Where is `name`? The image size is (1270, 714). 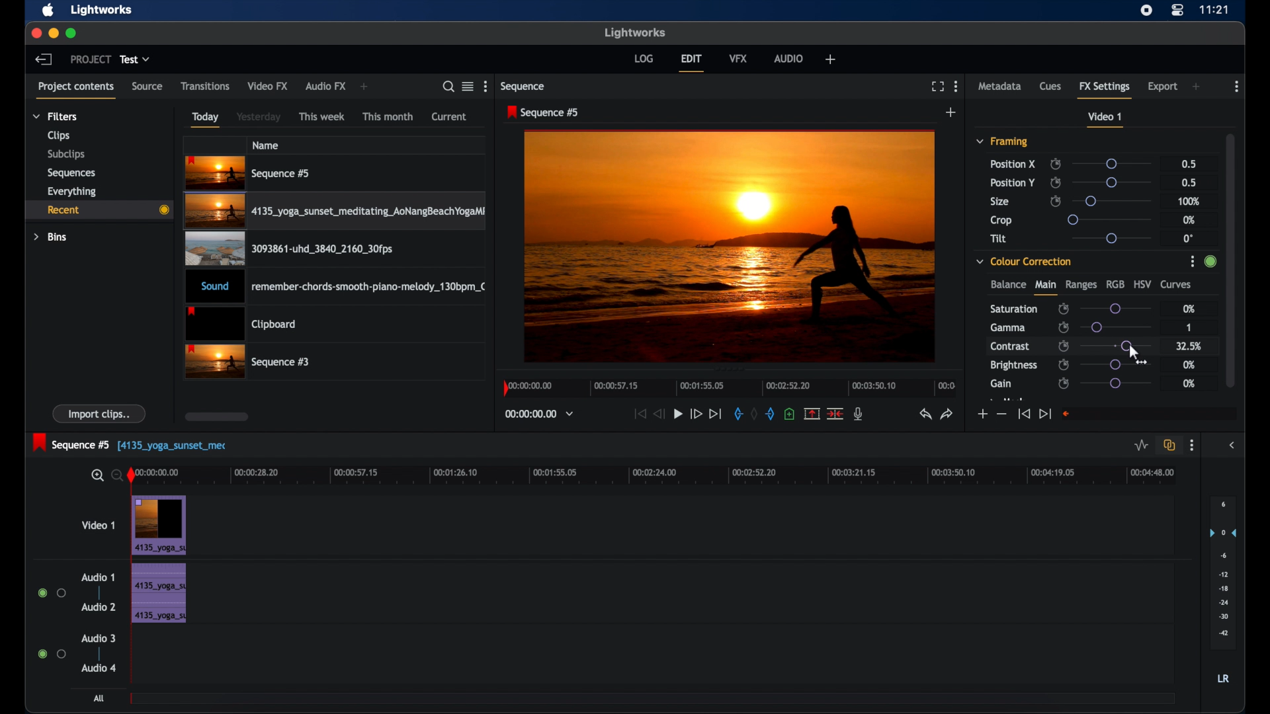 name is located at coordinates (267, 145).